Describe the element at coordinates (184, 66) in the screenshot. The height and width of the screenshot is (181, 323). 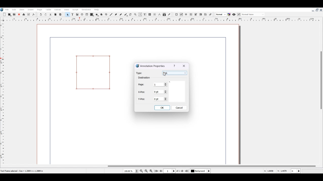
I see `Close` at that location.